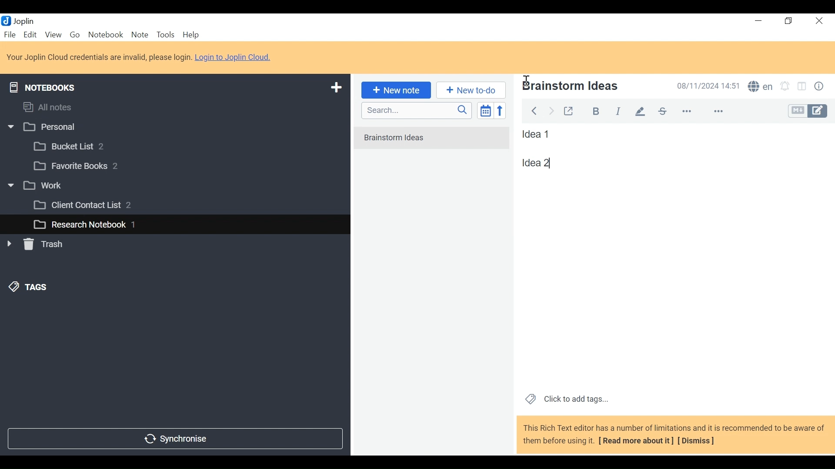 The height and width of the screenshot is (469, 835). What do you see at coordinates (53, 34) in the screenshot?
I see `View` at bounding box center [53, 34].